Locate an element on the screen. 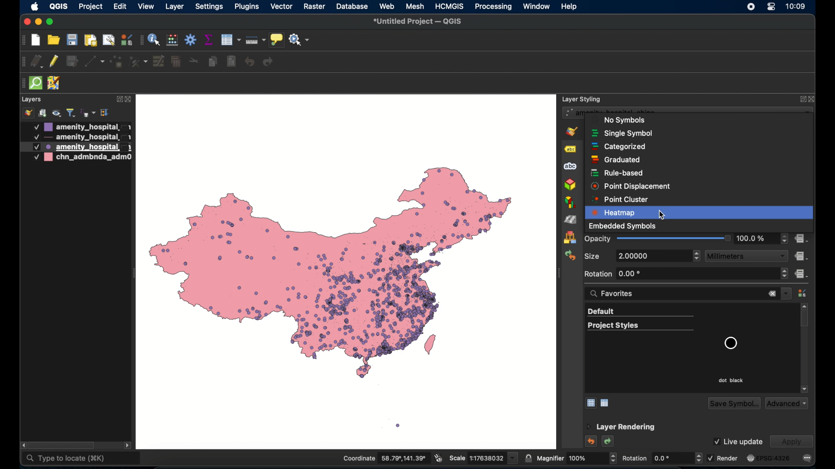  advanced is located at coordinates (786, 403).